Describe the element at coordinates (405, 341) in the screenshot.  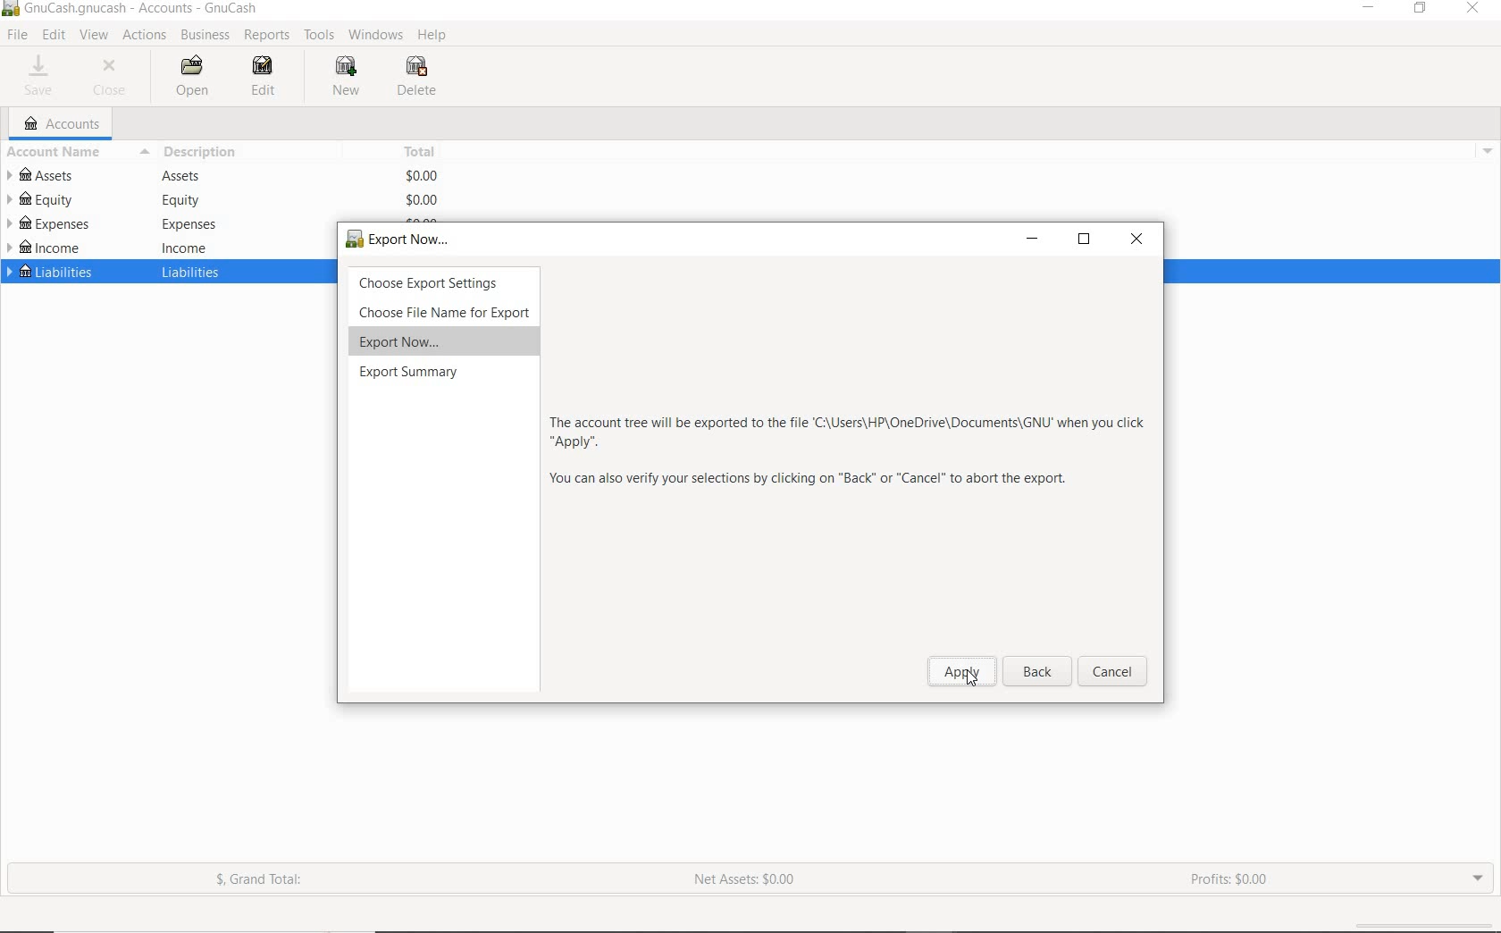
I see `export now...` at that location.